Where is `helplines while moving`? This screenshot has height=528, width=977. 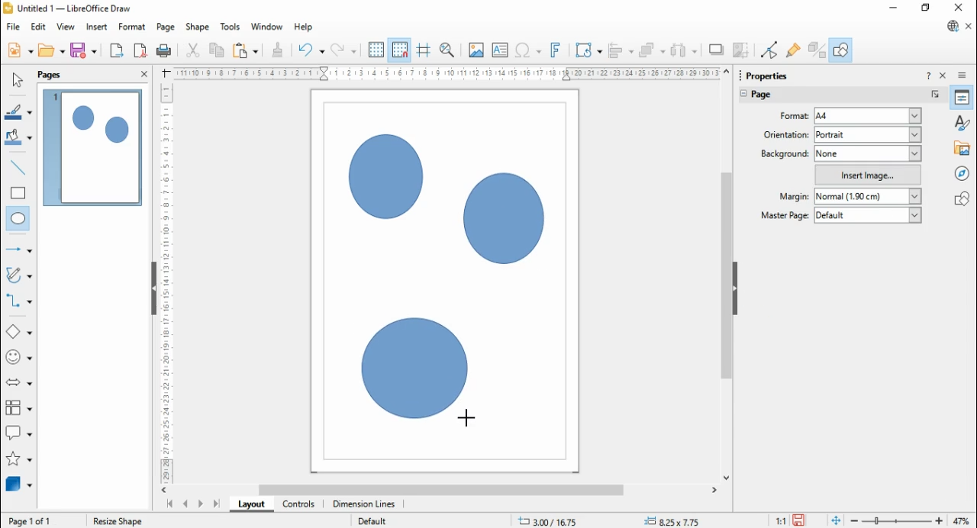
helplines while moving is located at coordinates (424, 50).